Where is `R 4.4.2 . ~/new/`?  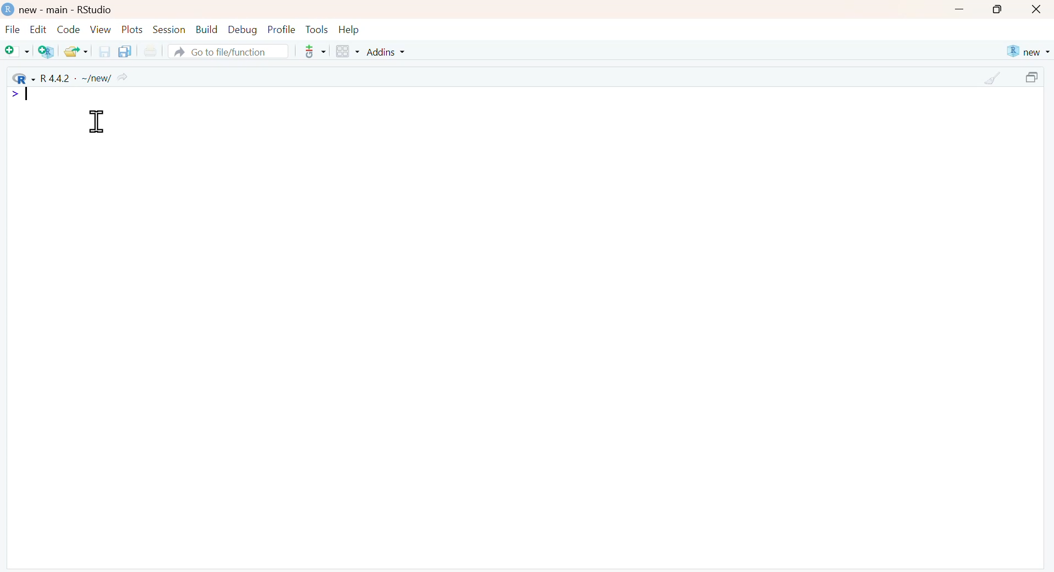
R 4.4.2 . ~/new/ is located at coordinates (71, 78).